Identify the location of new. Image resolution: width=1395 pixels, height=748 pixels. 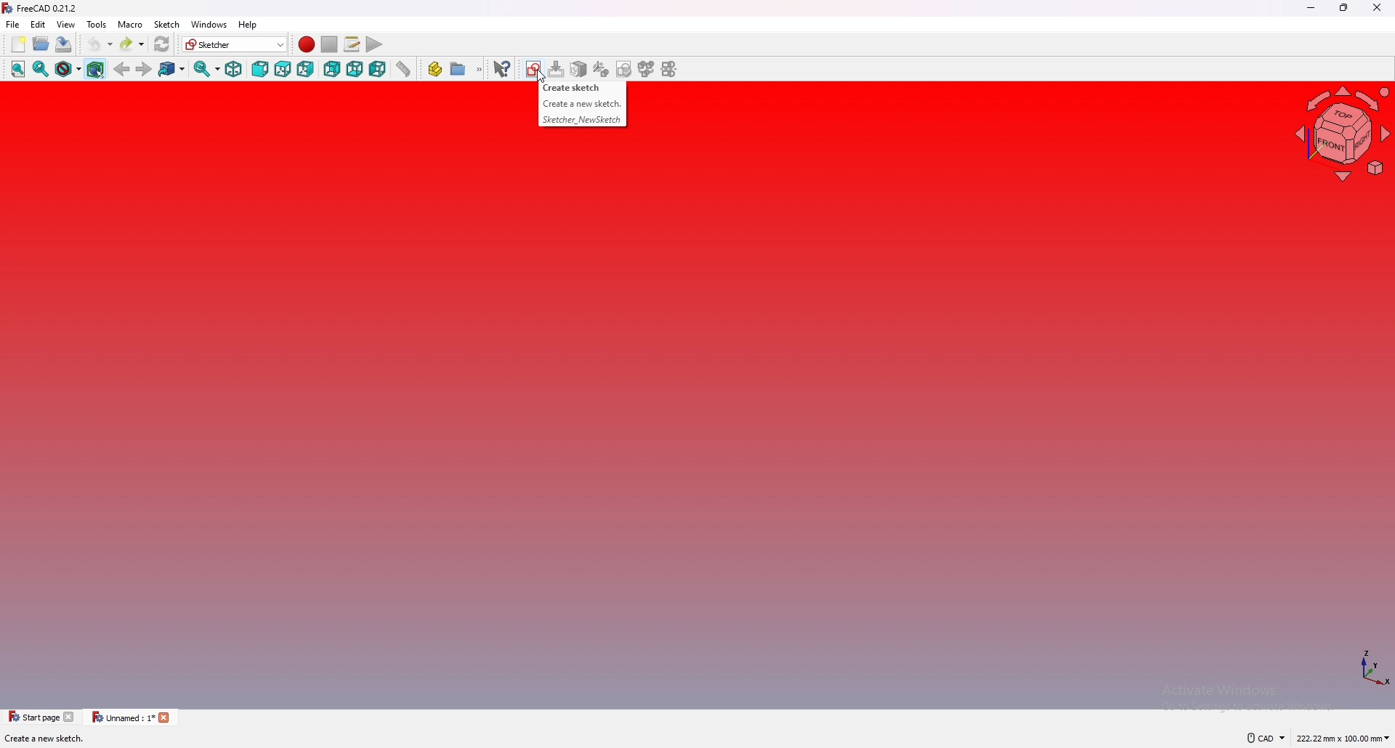
(18, 44).